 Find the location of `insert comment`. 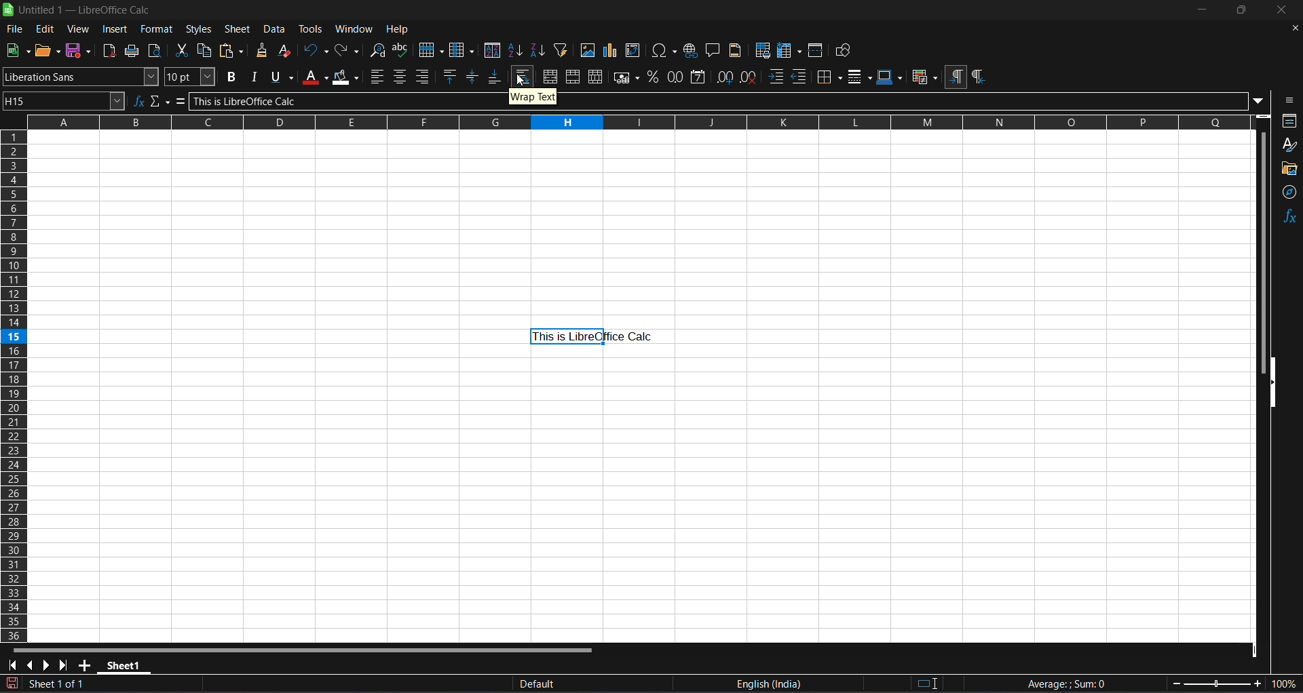

insert comment is located at coordinates (713, 49).